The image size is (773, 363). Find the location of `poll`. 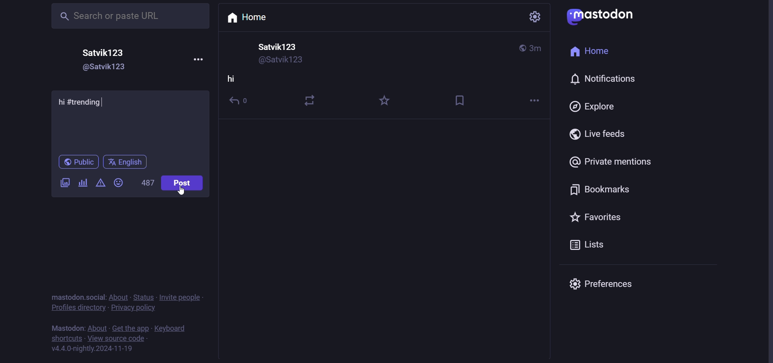

poll is located at coordinates (81, 182).